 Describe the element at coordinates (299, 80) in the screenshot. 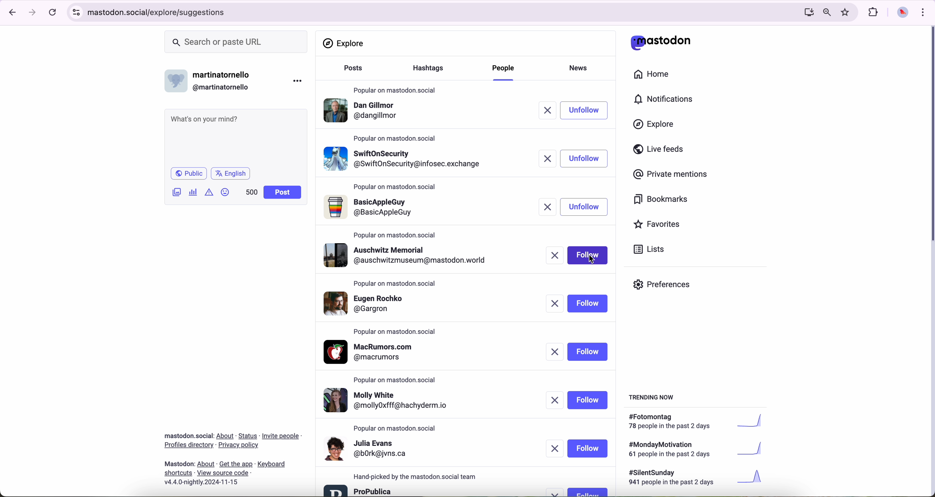

I see `more options` at that location.